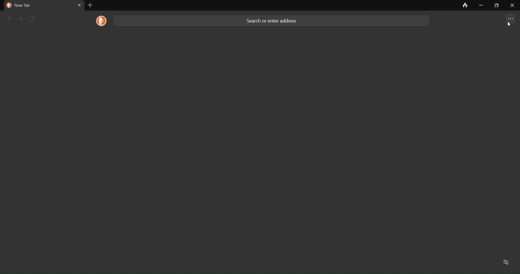 This screenshot has height=274, width=520. What do you see at coordinates (9, 19) in the screenshot?
I see `back` at bounding box center [9, 19].